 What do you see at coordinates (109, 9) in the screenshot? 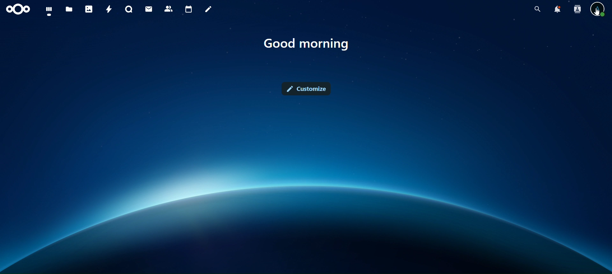
I see `activity` at bounding box center [109, 9].